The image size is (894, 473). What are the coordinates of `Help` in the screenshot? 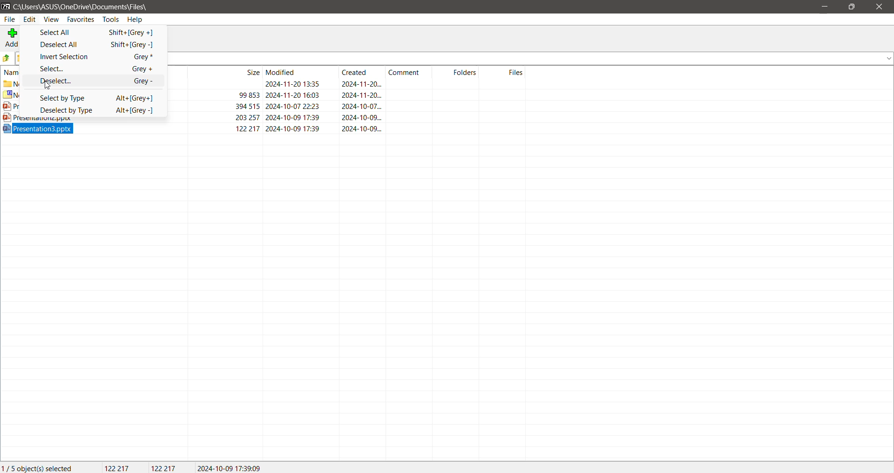 It's located at (138, 19).